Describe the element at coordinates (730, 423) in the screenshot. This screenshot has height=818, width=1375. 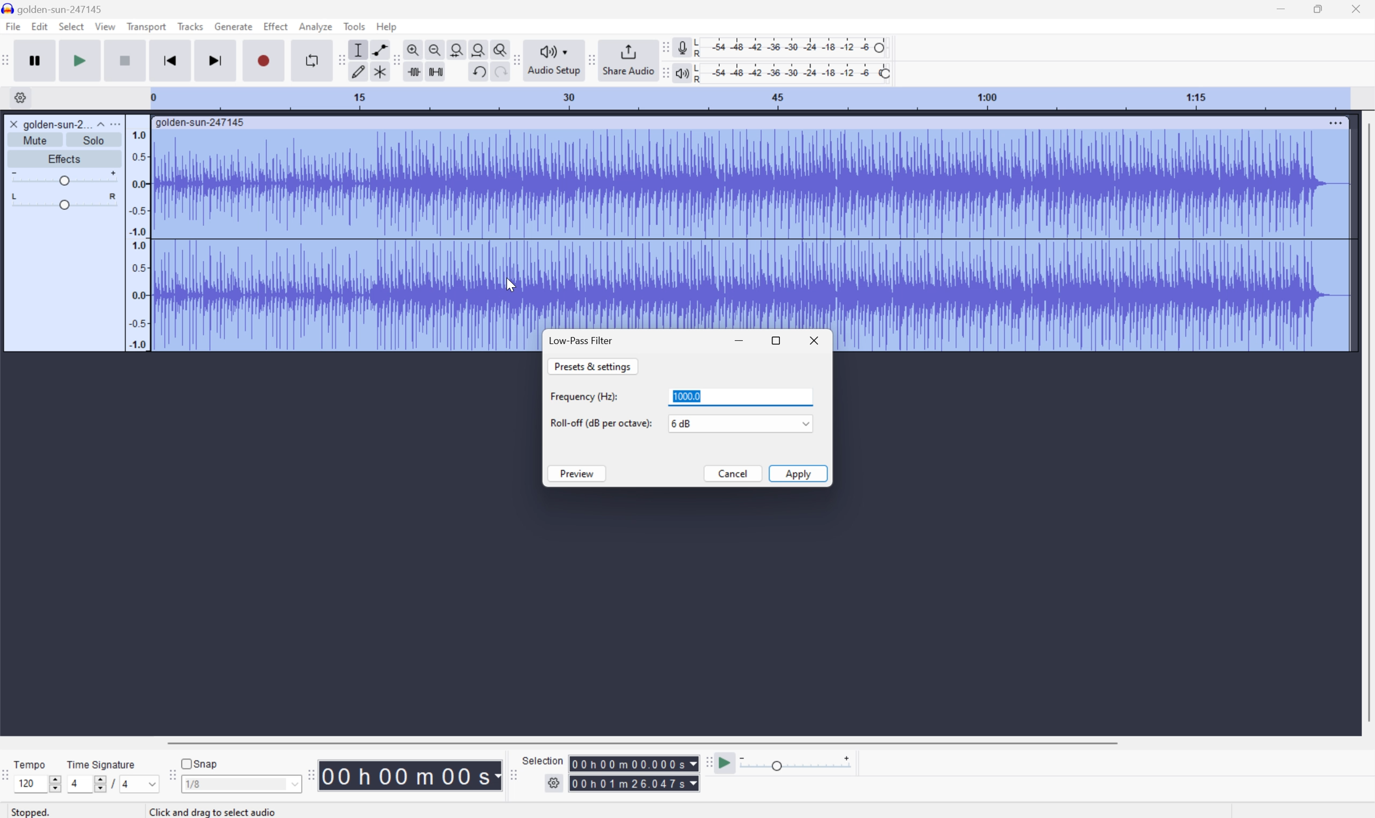
I see `6 dB` at that location.